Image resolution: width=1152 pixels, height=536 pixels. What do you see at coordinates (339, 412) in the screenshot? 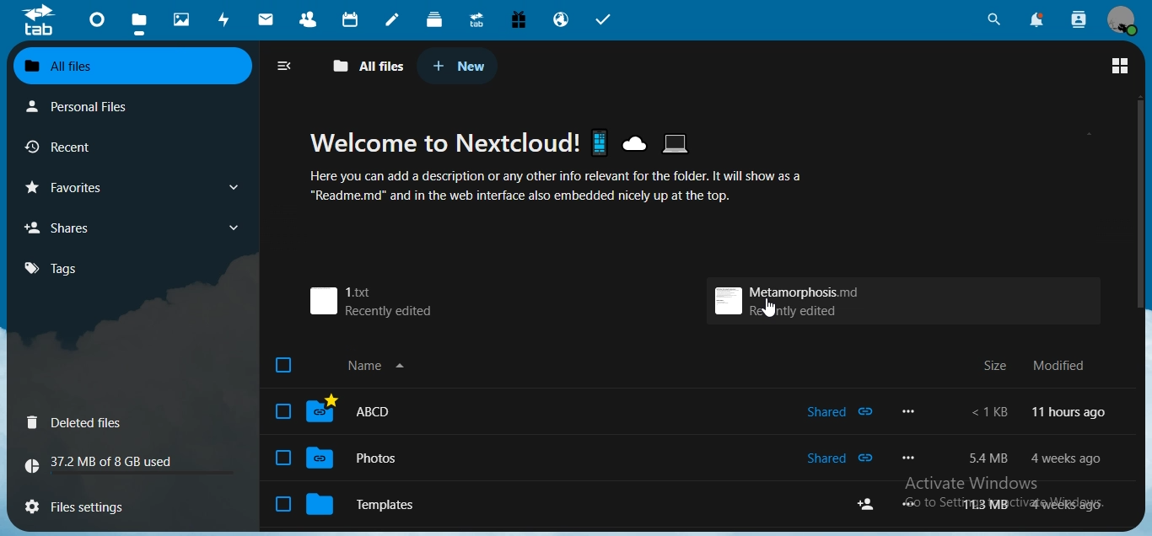
I see `ABCD` at bounding box center [339, 412].